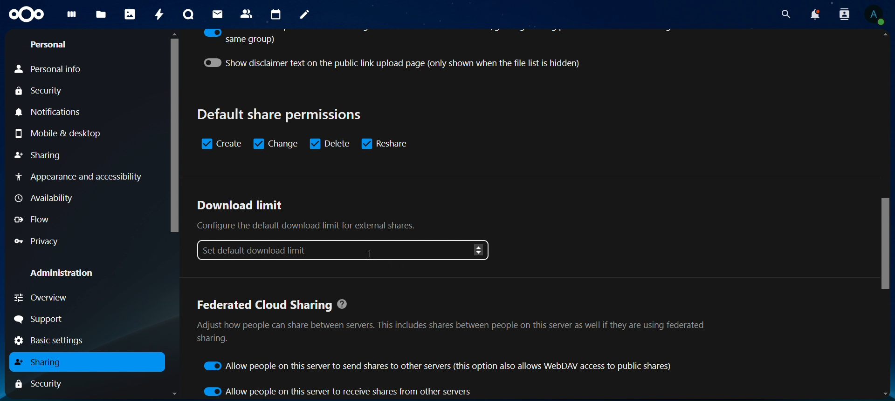 The width and height of the screenshot is (895, 401). What do you see at coordinates (40, 91) in the screenshot?
I see `security` at bounding box center [40, 91].